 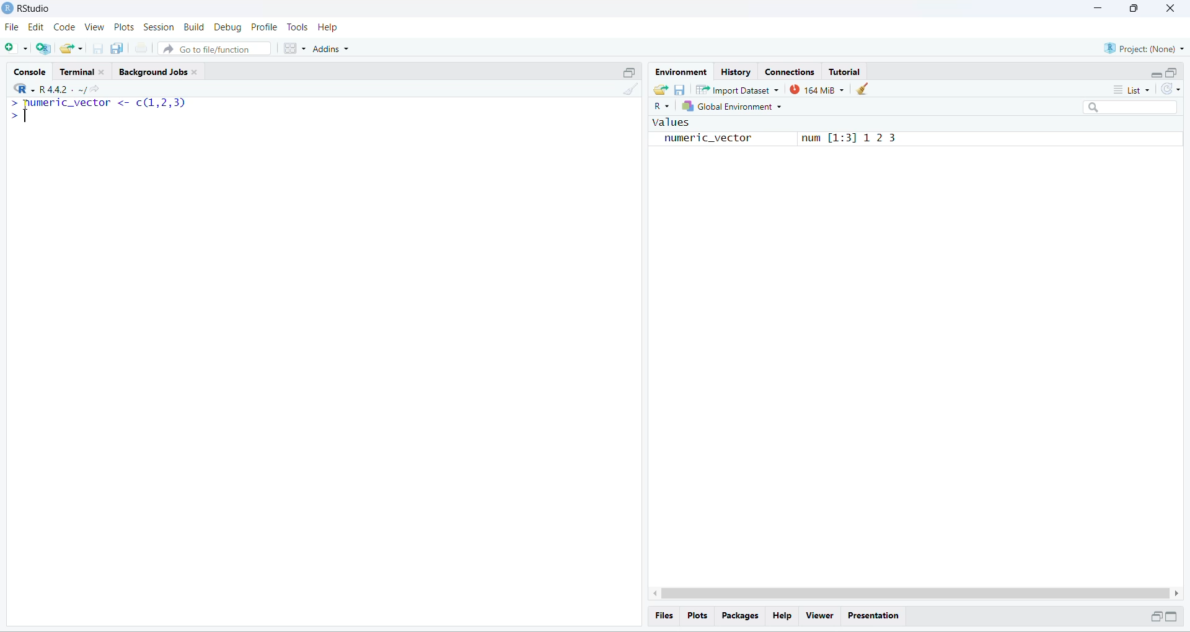 I want to click on Background Jobs, so click(x=161, y=71).